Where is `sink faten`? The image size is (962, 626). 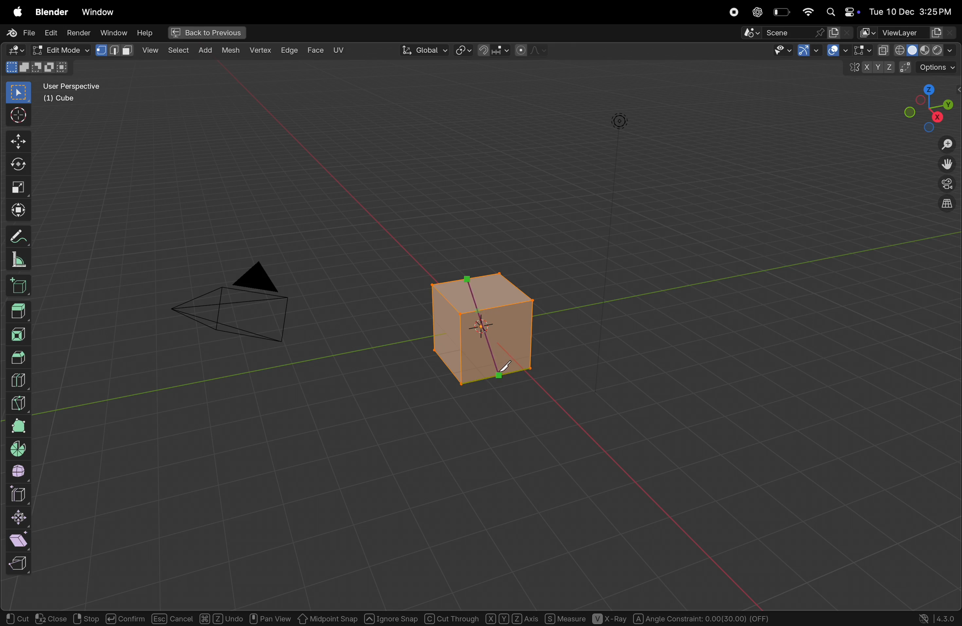
sink faten is located at coordinates (20, 518).